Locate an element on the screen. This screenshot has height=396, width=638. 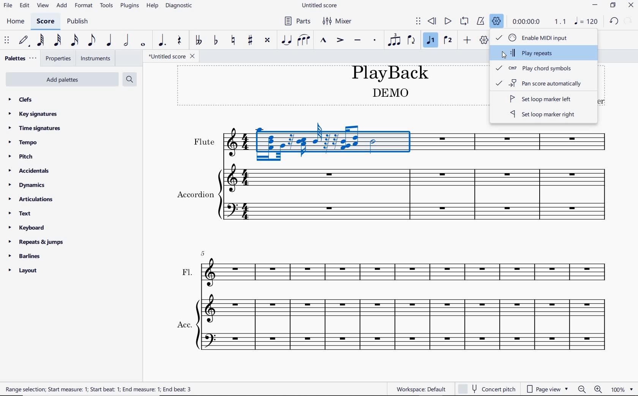
barlines is located at coordinates (27, 256).